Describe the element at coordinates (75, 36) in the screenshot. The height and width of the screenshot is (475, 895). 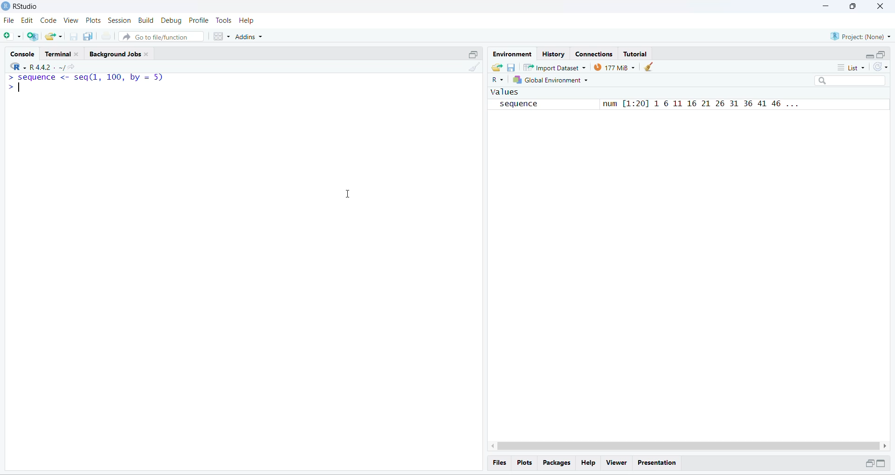
I see `save` at that location.